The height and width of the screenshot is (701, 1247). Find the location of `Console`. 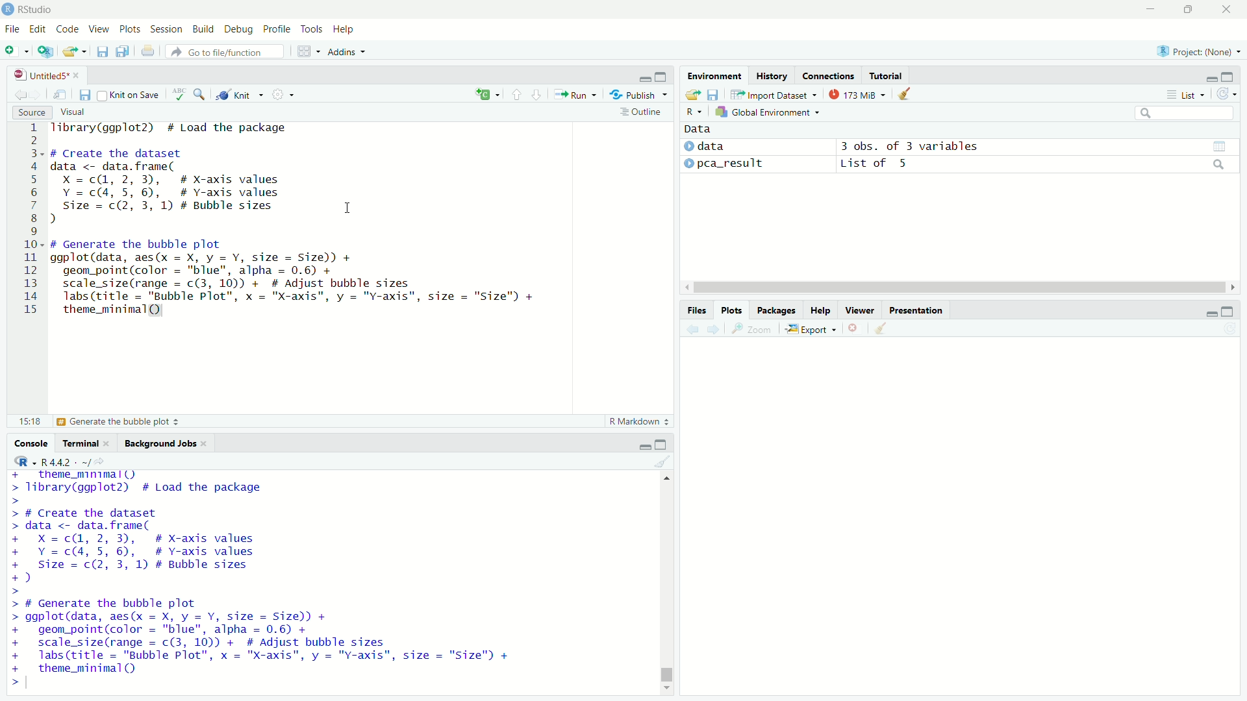

Console is located at coordinates (32, 443).